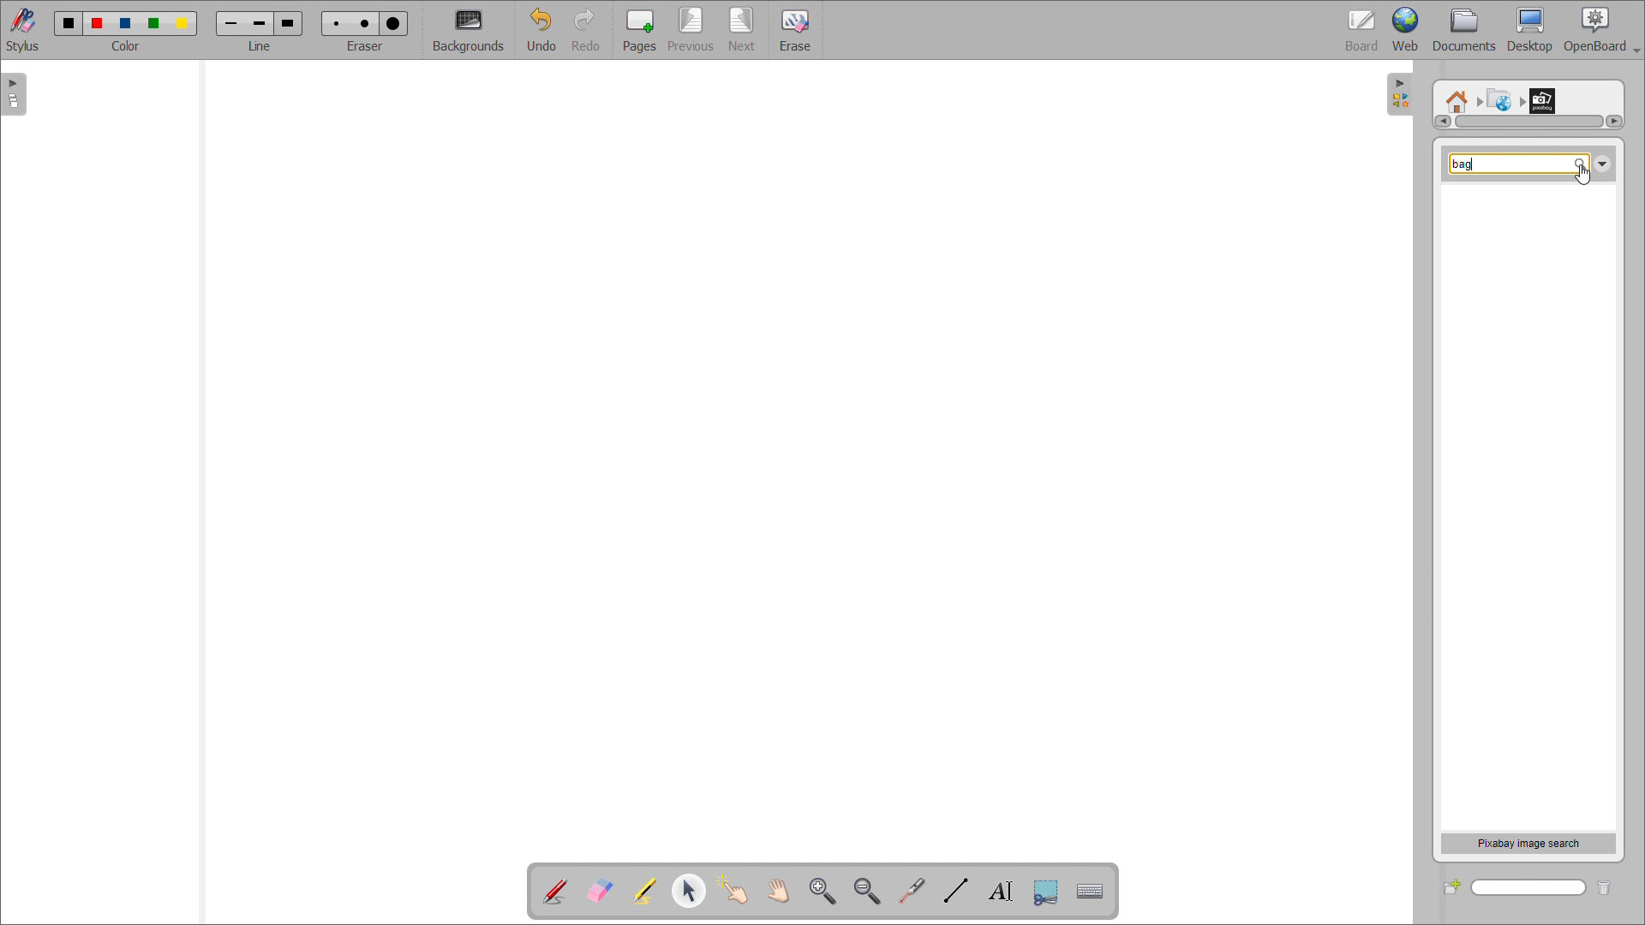 This screenshot has height=925, width=1645. What do you see at coordinates (1497, 97) in the screenshot?
I see `Web search` at bounding box center [1497, 97].